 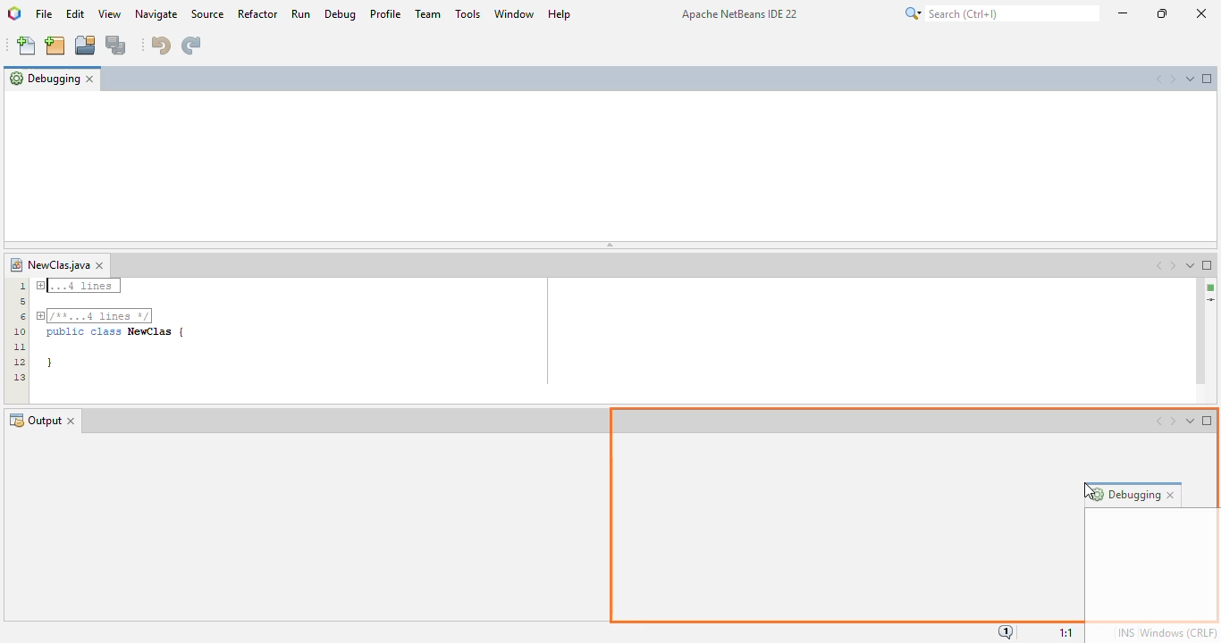 I want to click on close, so click(x=1200, y=13).